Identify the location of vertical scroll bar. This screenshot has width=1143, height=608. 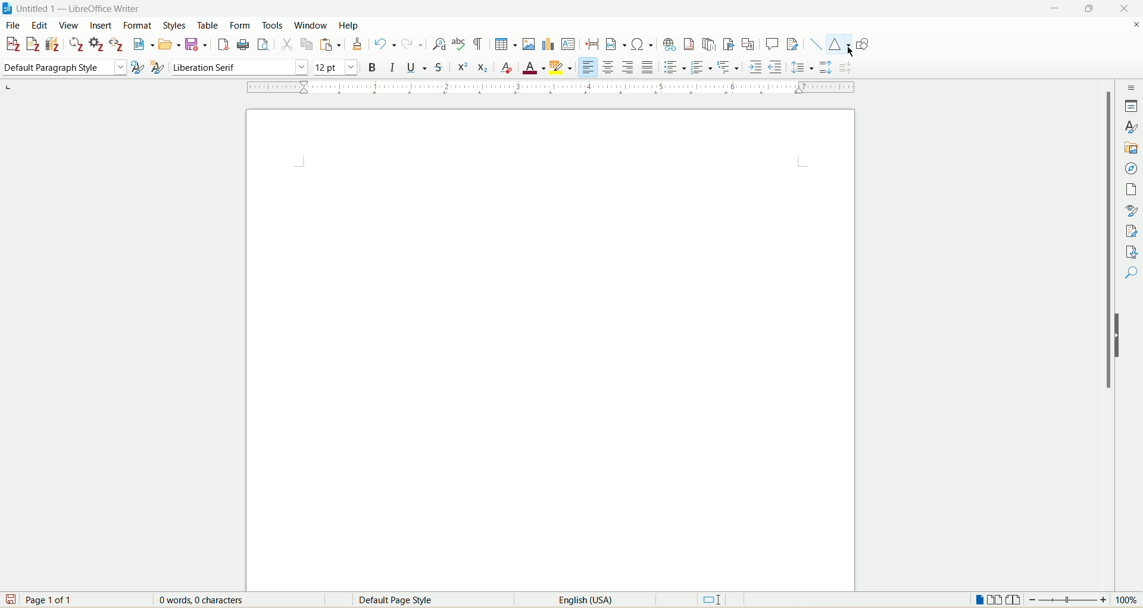
(1106, 326).